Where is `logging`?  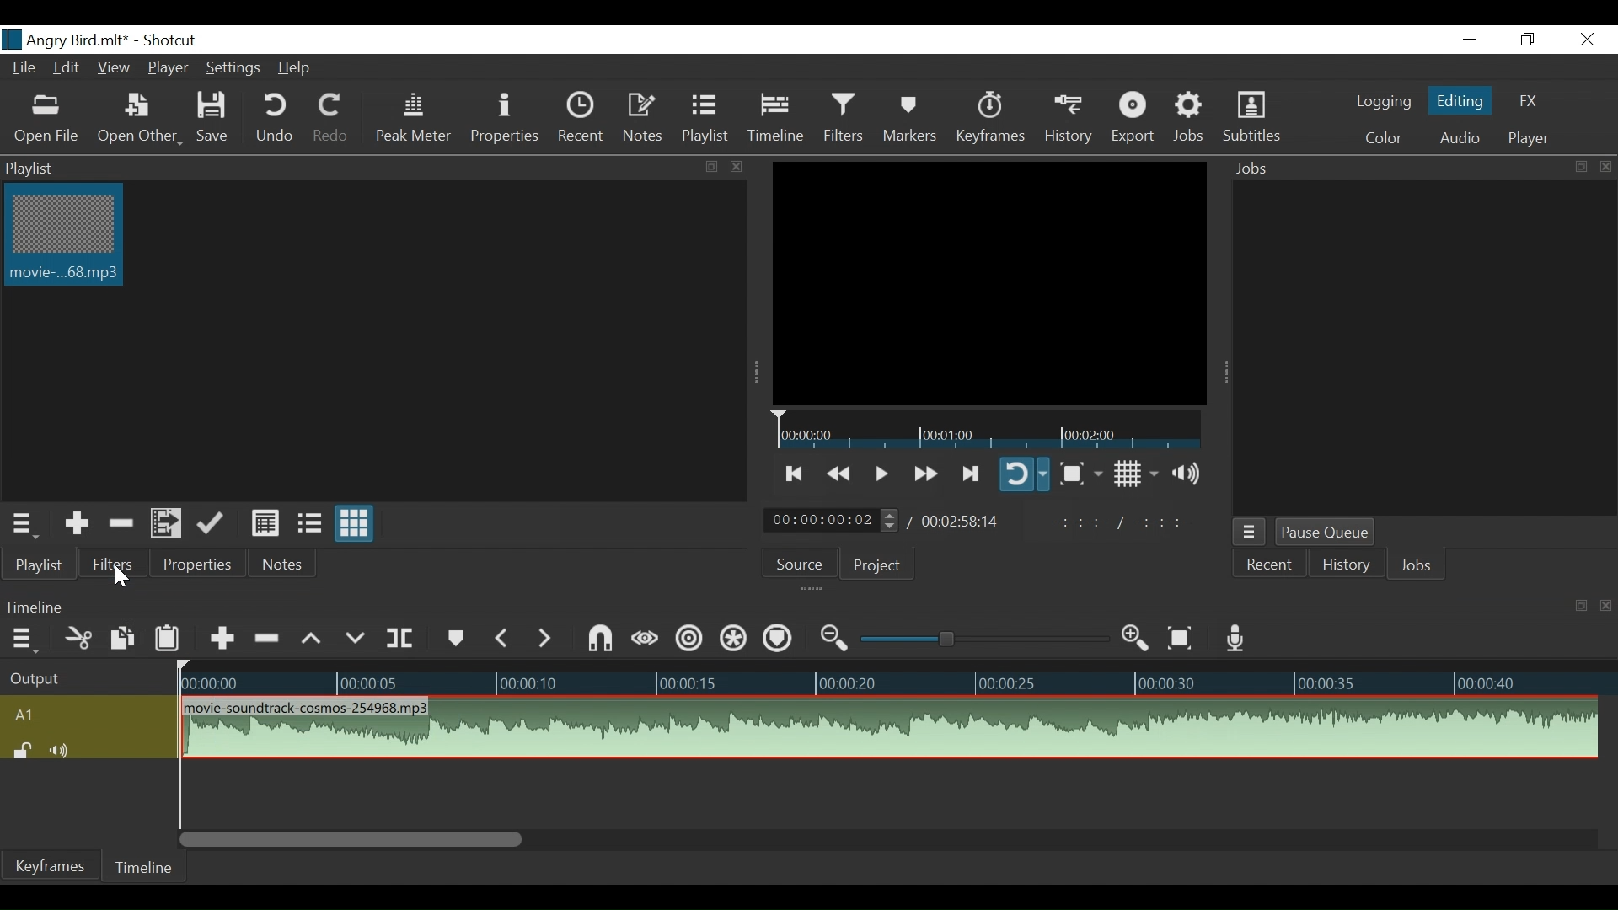 logging is located at coordinates (1381, 104).